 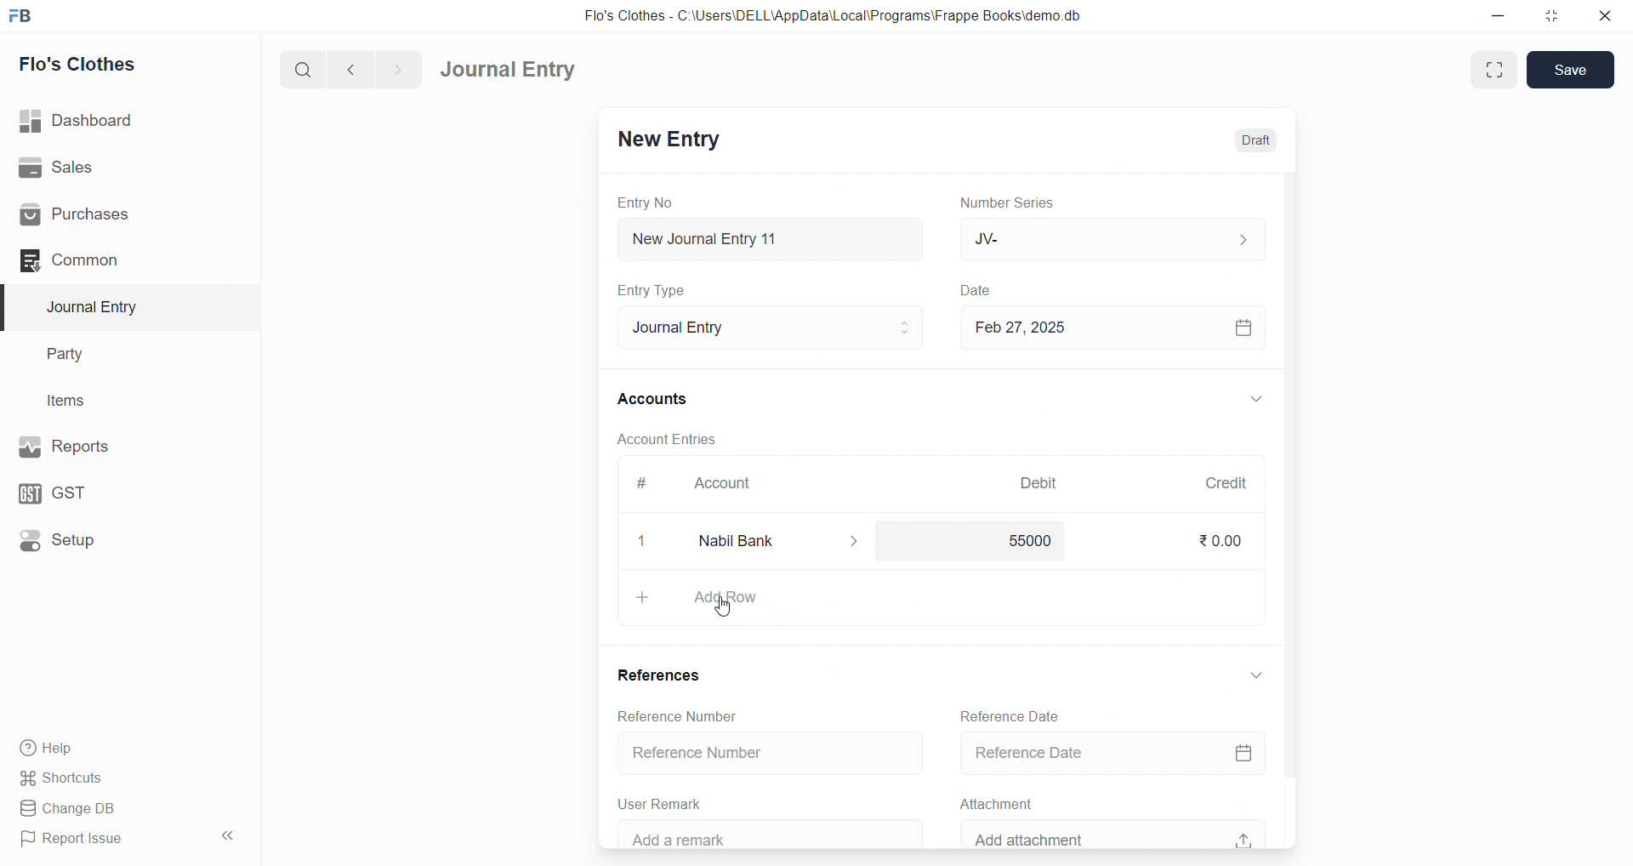 What do you see at coordinates (26, 14) in the screenshot?
I see `logo` at bounding box center [26, 14].